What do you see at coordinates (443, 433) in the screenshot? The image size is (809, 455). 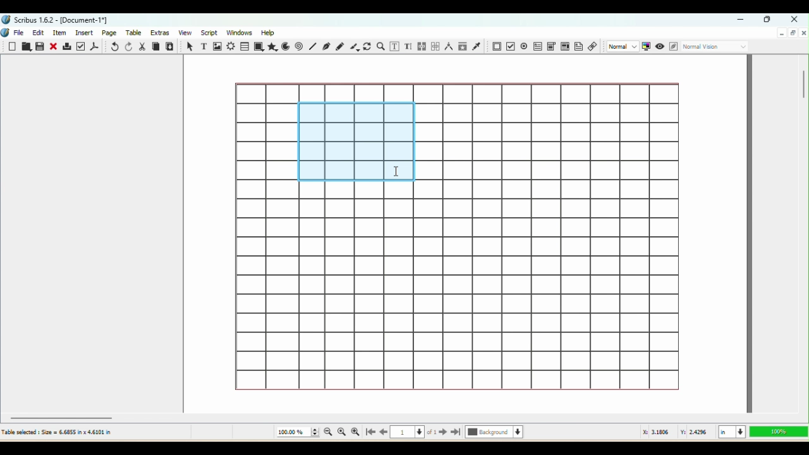 I see `Go to the next page` at bounding box center [443, 433].